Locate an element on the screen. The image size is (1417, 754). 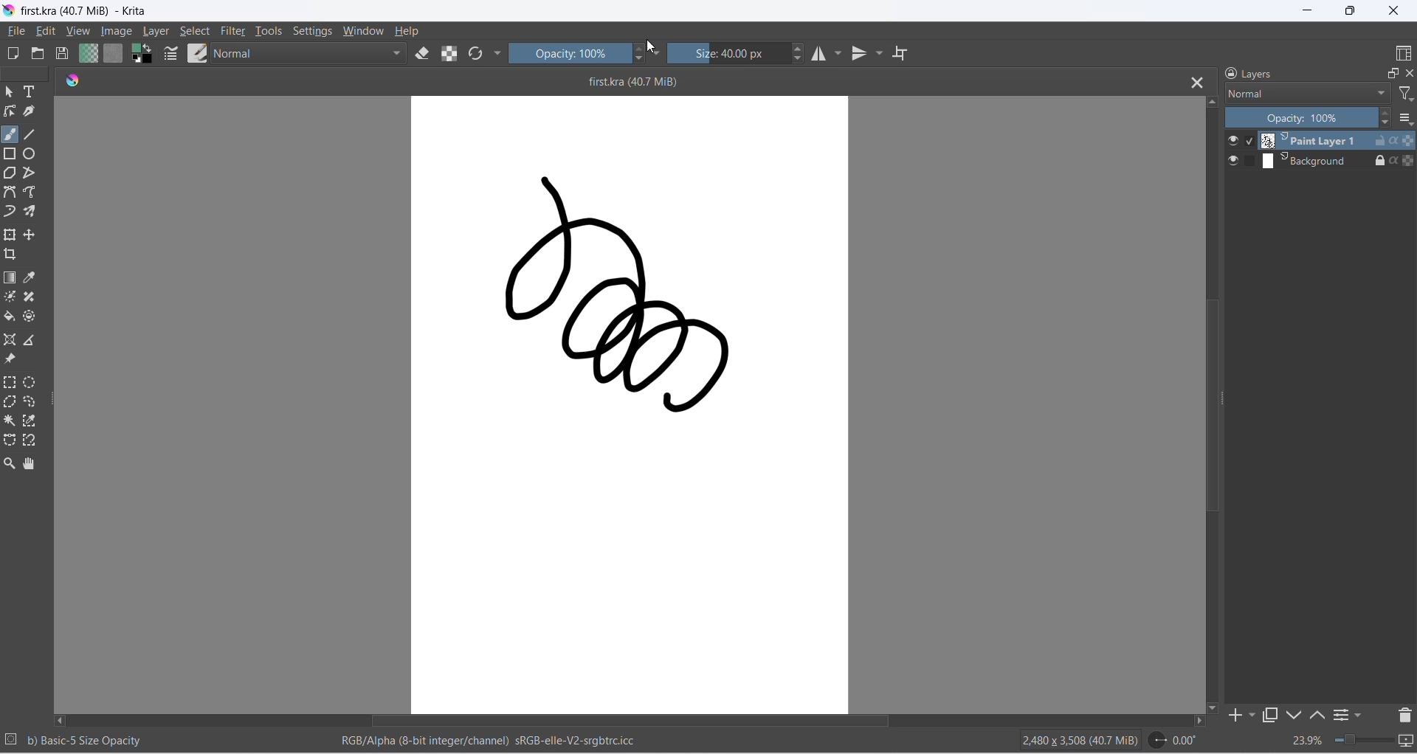
Bezier curve tool is located at coordinates (10, 192).